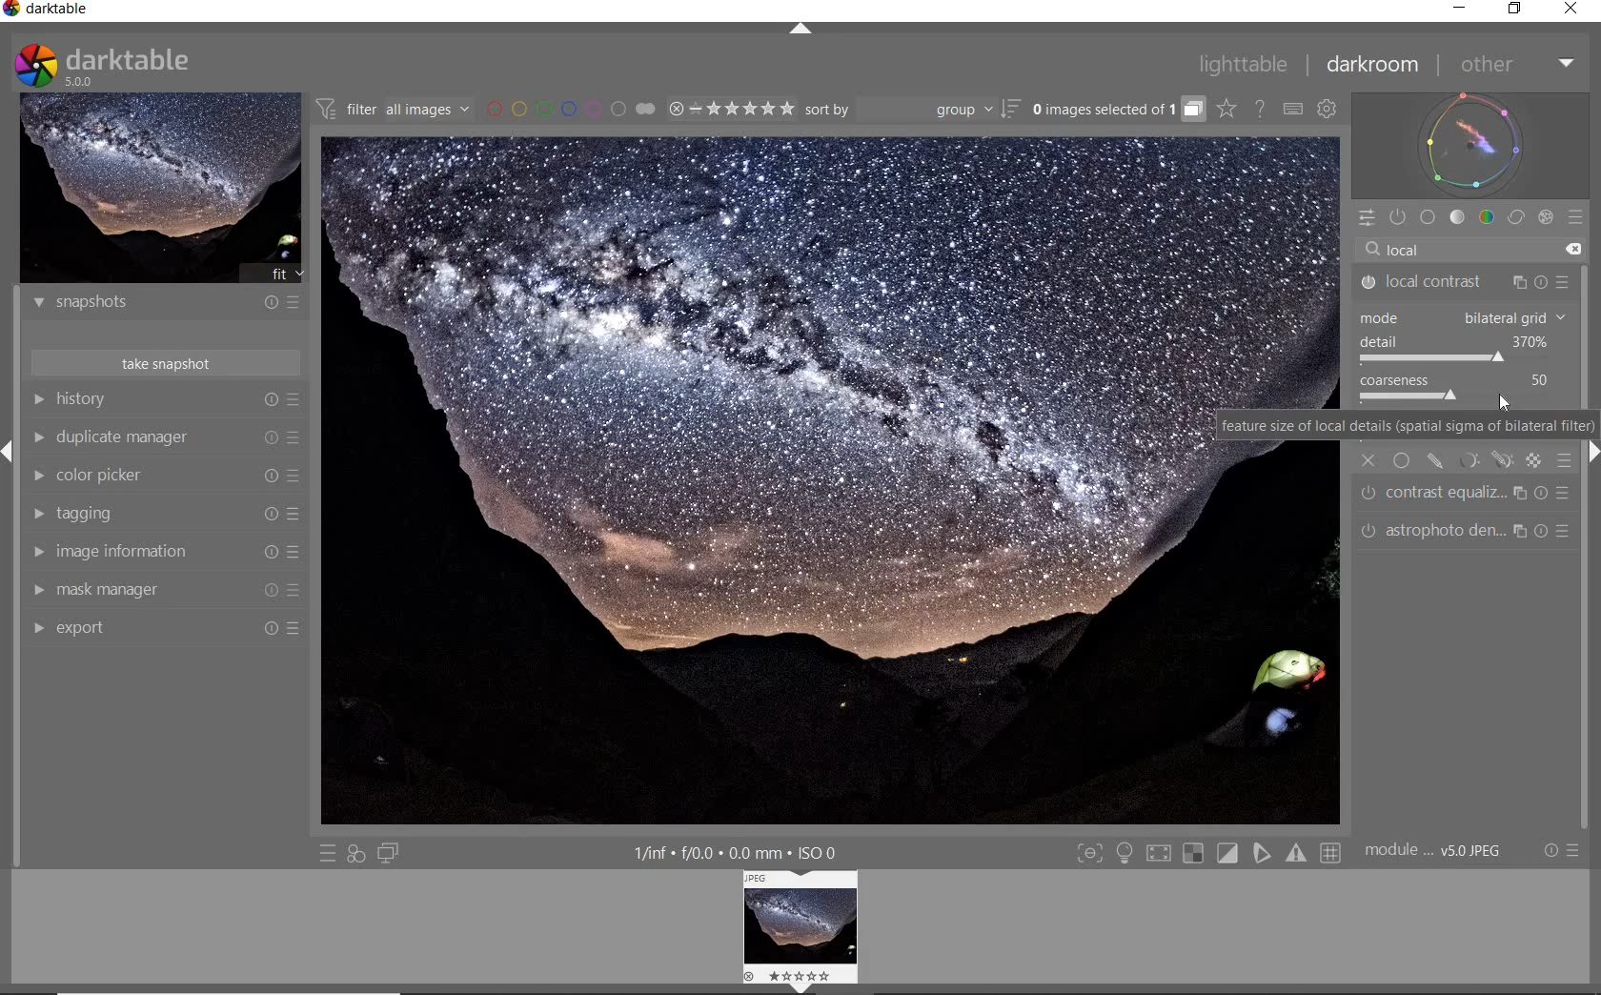  What do you see at coordinates (899, 113) in the screenshot?
I see `Sort by dropdown: group` at bounding box center [899, 113].